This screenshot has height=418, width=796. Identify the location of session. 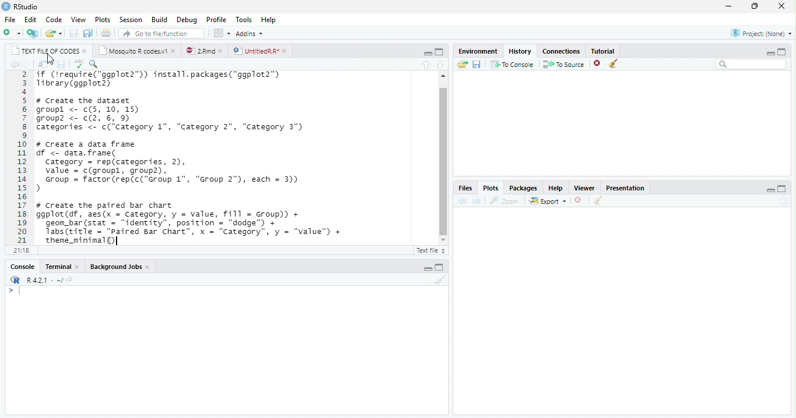
(129, 19).